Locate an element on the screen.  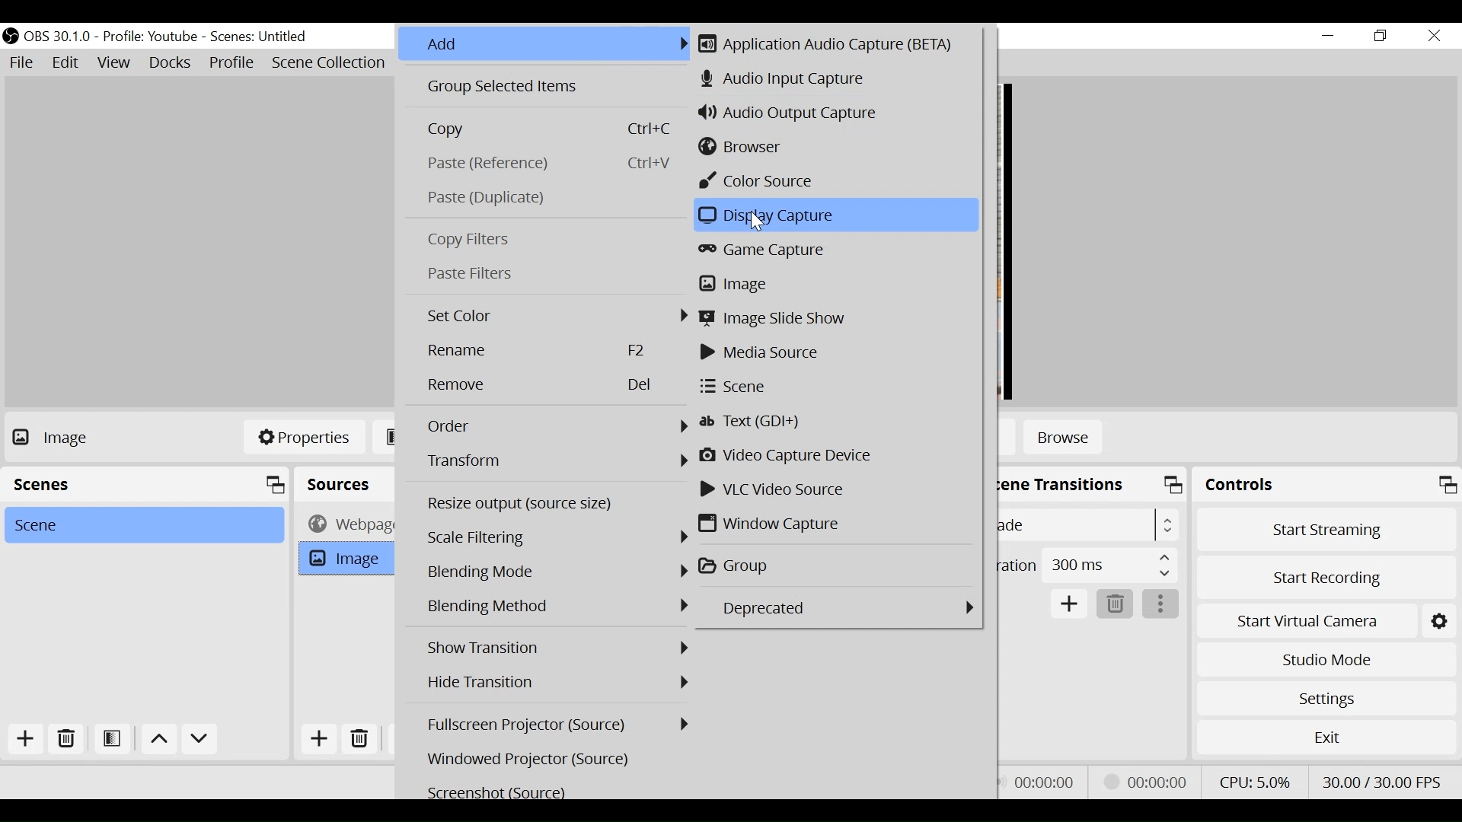
Start Recording is located at coordinates (1326, 580).